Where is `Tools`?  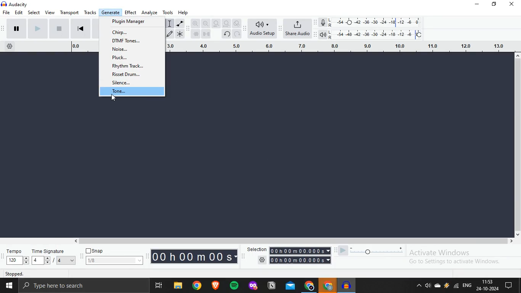 Tools is located at coordinates (168, 12).